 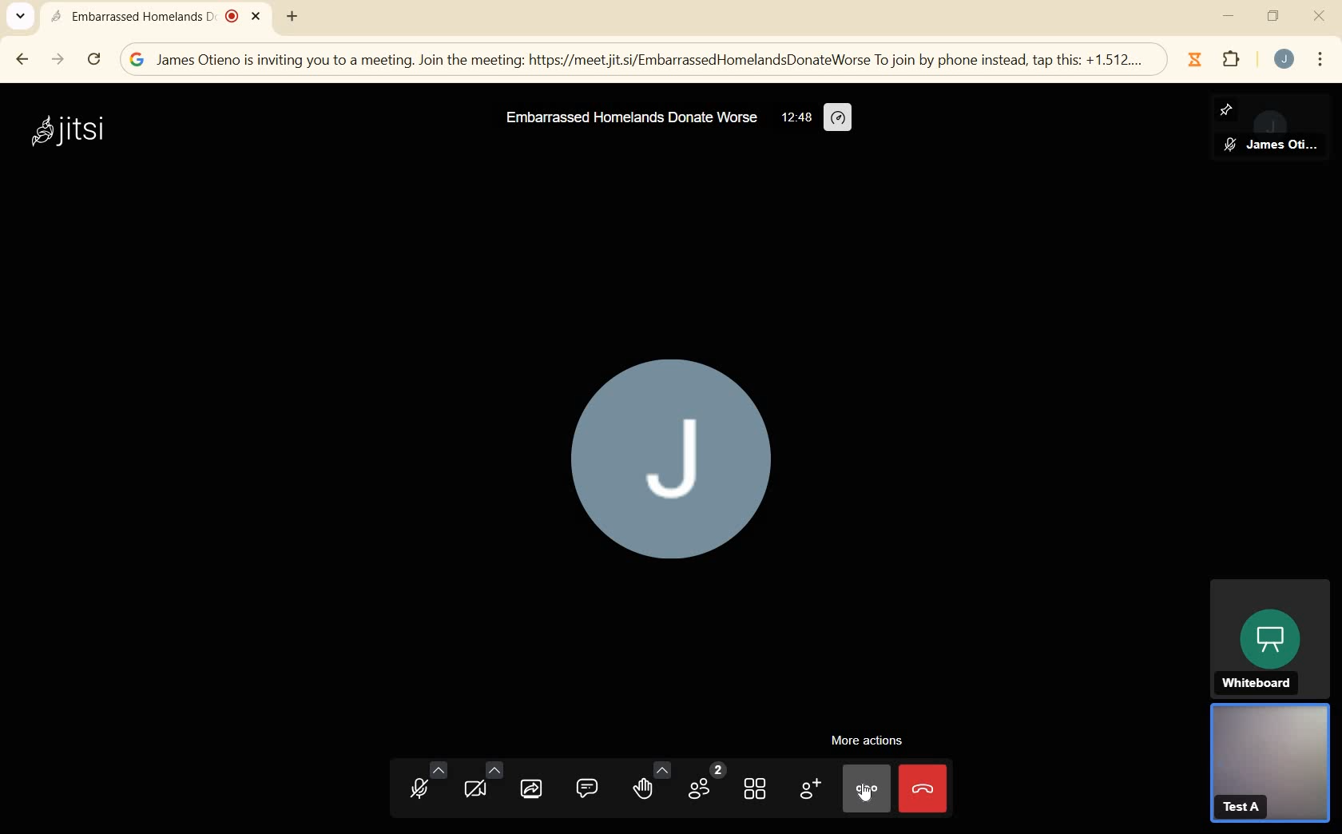 I want to click on More actions, so click(x=872, y=743).